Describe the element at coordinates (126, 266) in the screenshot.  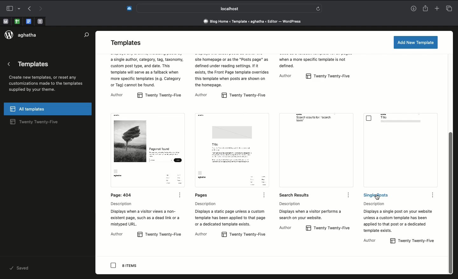
I see `8 items` at that location.